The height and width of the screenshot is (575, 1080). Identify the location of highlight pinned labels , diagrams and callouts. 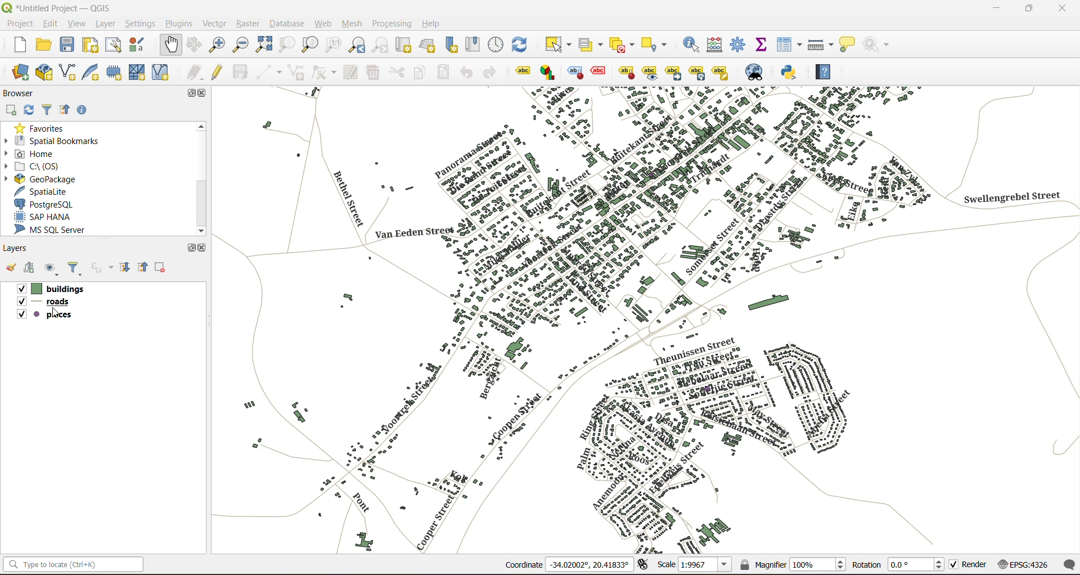
(576, 72).